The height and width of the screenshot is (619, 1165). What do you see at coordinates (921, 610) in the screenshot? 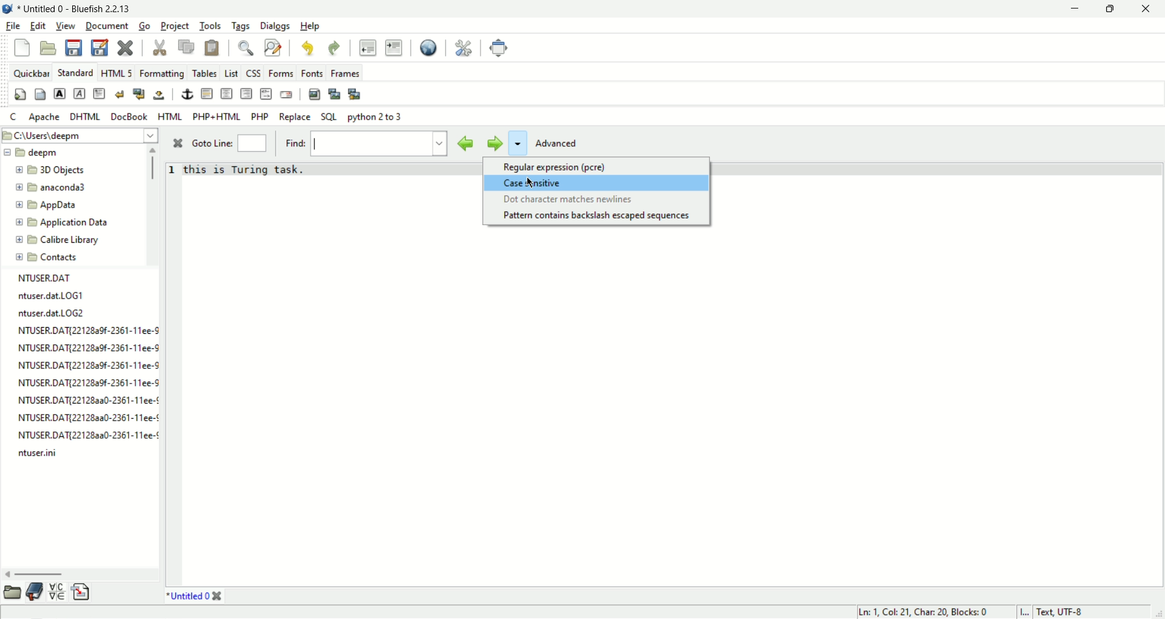
I see `Ln: 1, Col: 21, Char: 20, Blocks: 0` at bounding box center [921, 610].